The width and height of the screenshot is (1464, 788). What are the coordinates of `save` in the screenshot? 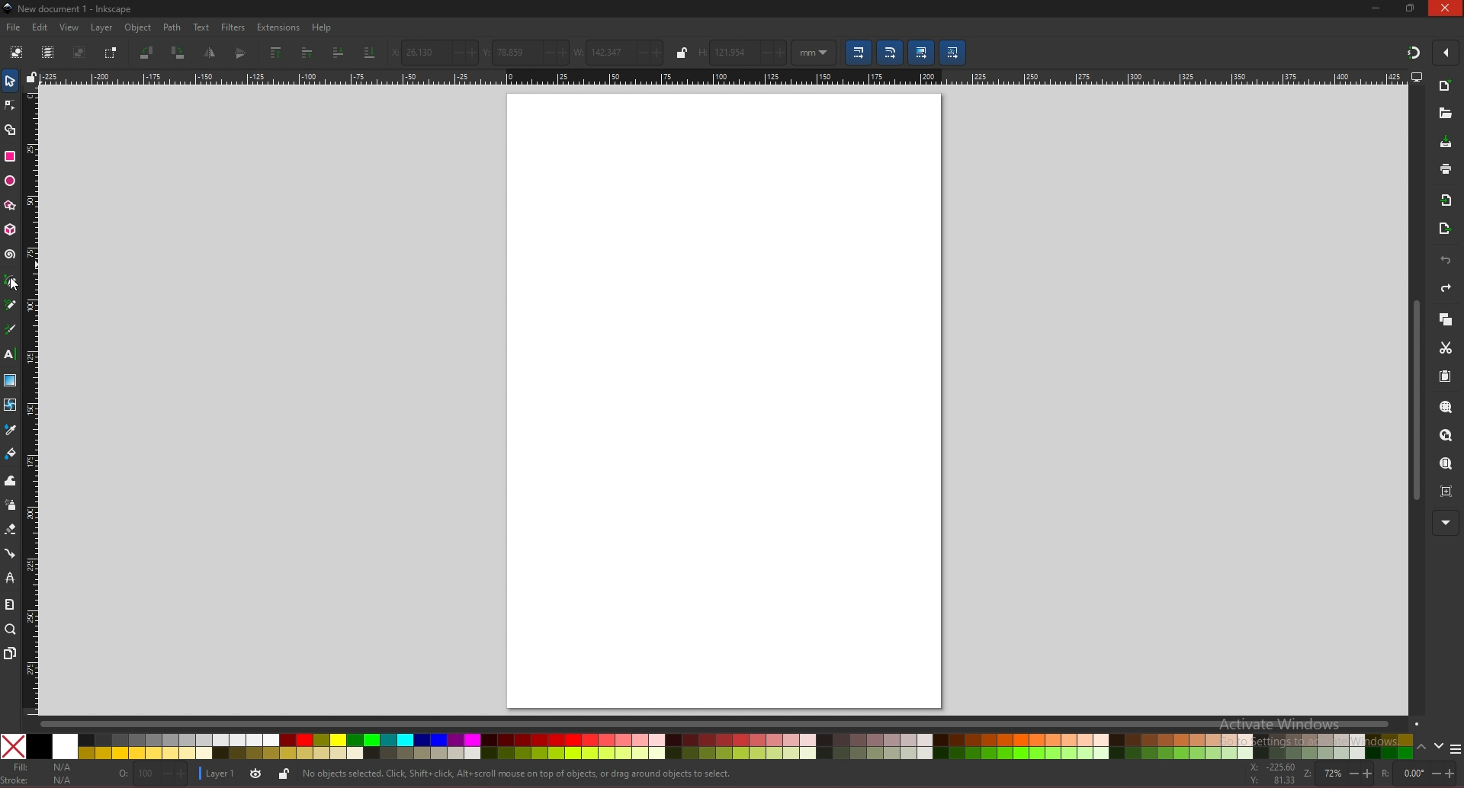 It's located at (1446, 143).